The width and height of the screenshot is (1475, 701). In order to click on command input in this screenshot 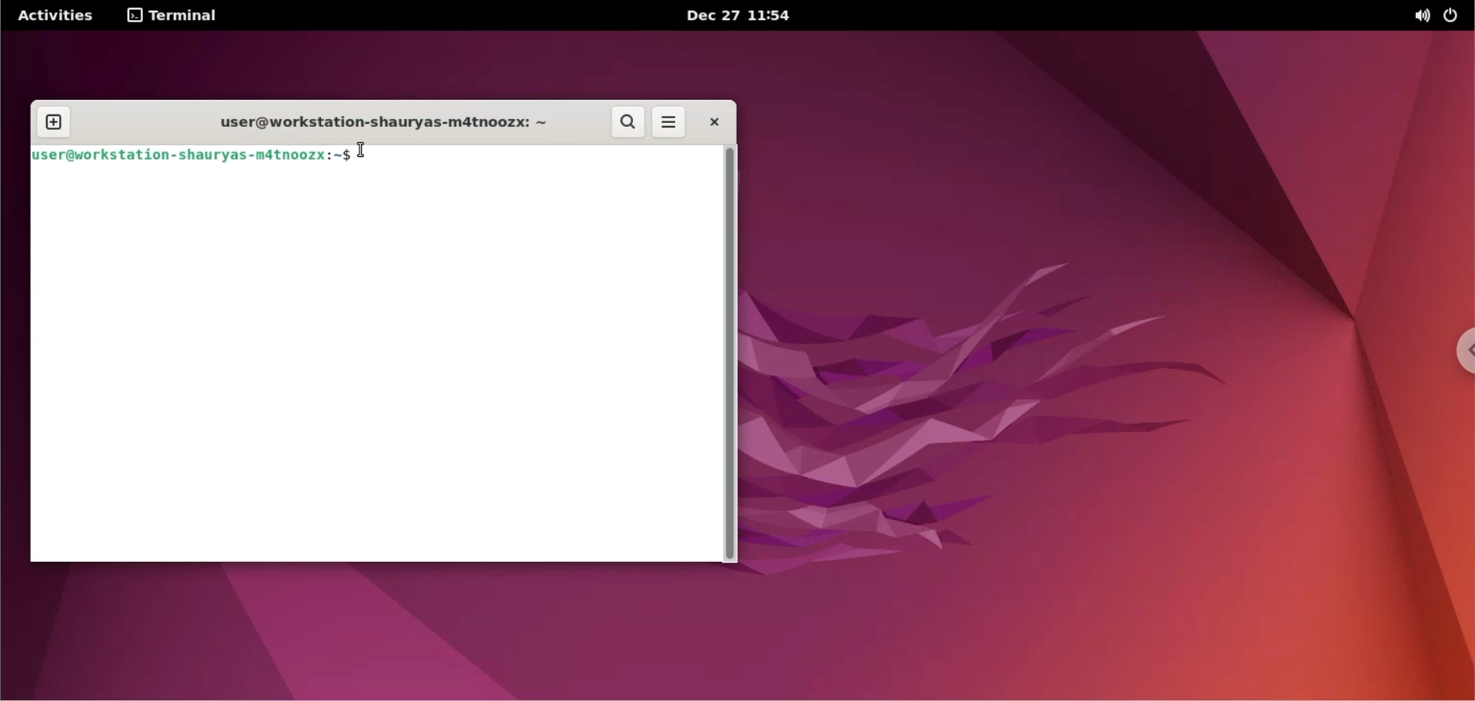, I will do `click(539, 157)`.